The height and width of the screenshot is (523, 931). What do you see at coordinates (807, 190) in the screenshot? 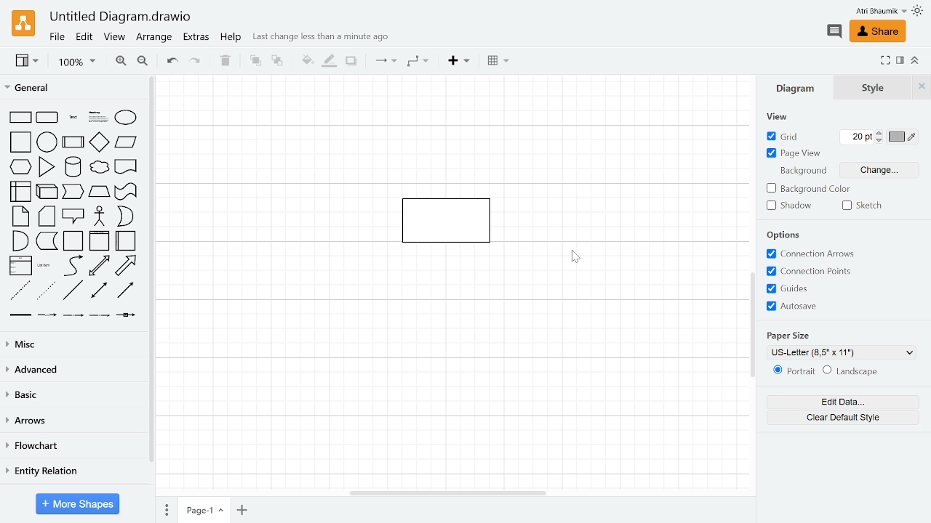
I see `background color` at bounding box center [807, 190].